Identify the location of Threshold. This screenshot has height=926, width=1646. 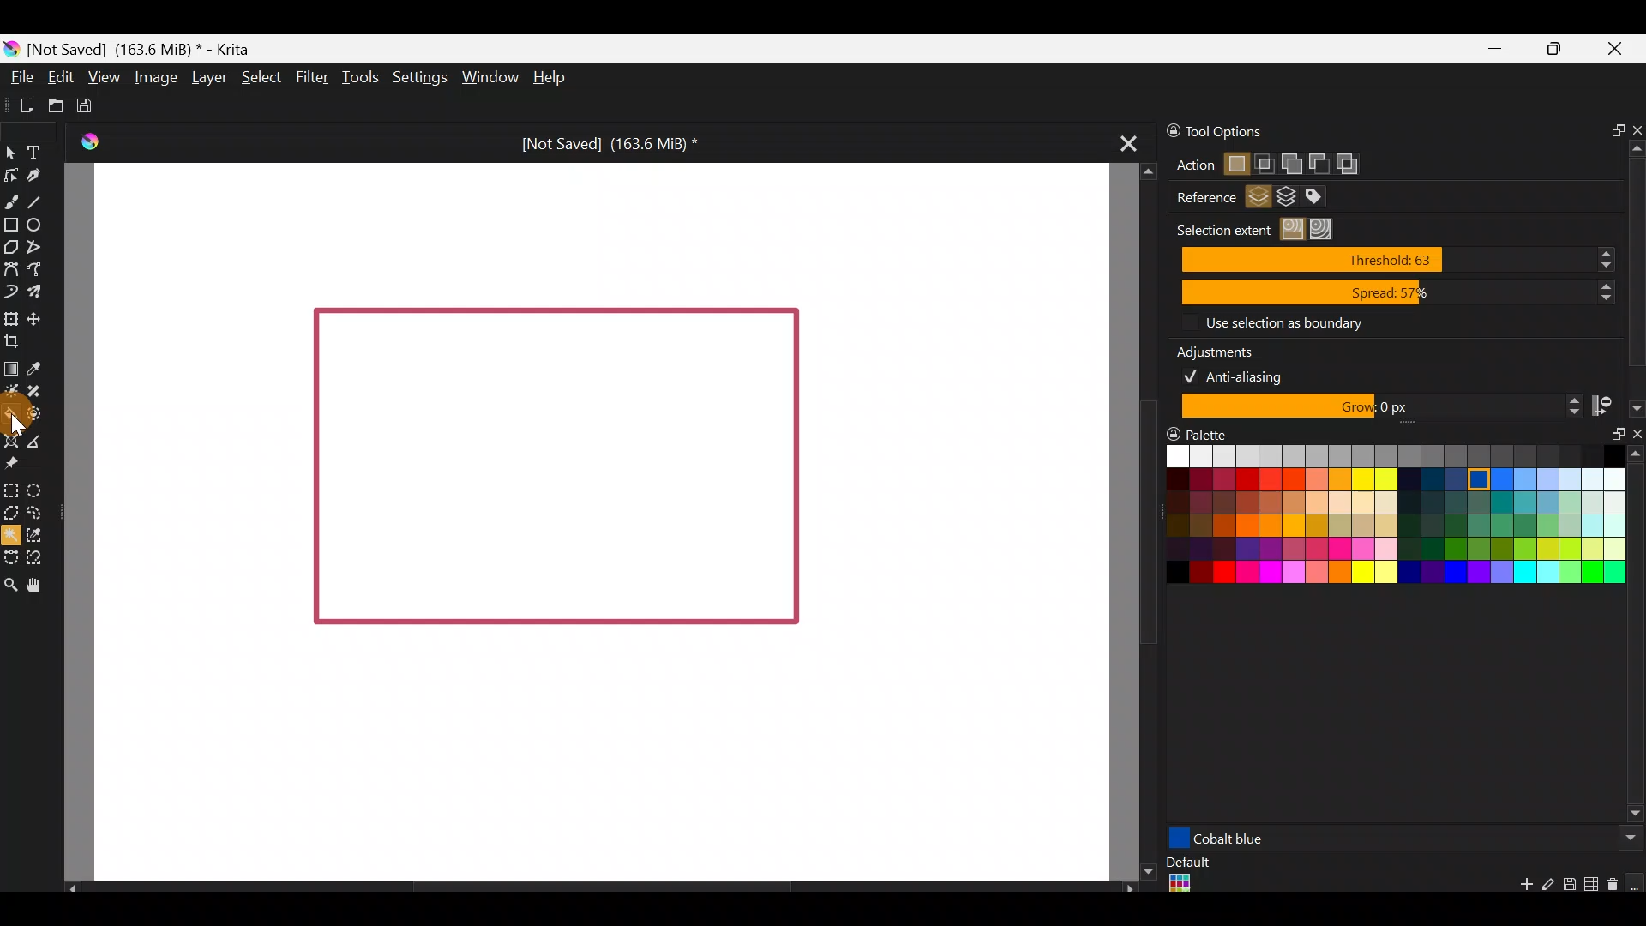
(1403, 259).